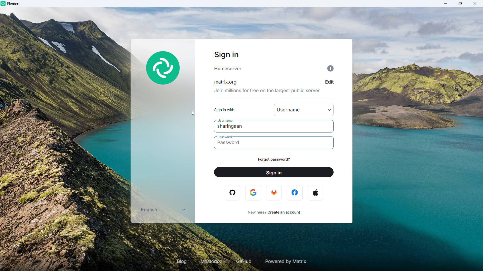 Image resolution: width=483 pixels, height=271 pixels. What do you see at coordinates (283, 213) in the screenshot?
I see `Create an account ` at bounding box center [283, 213].